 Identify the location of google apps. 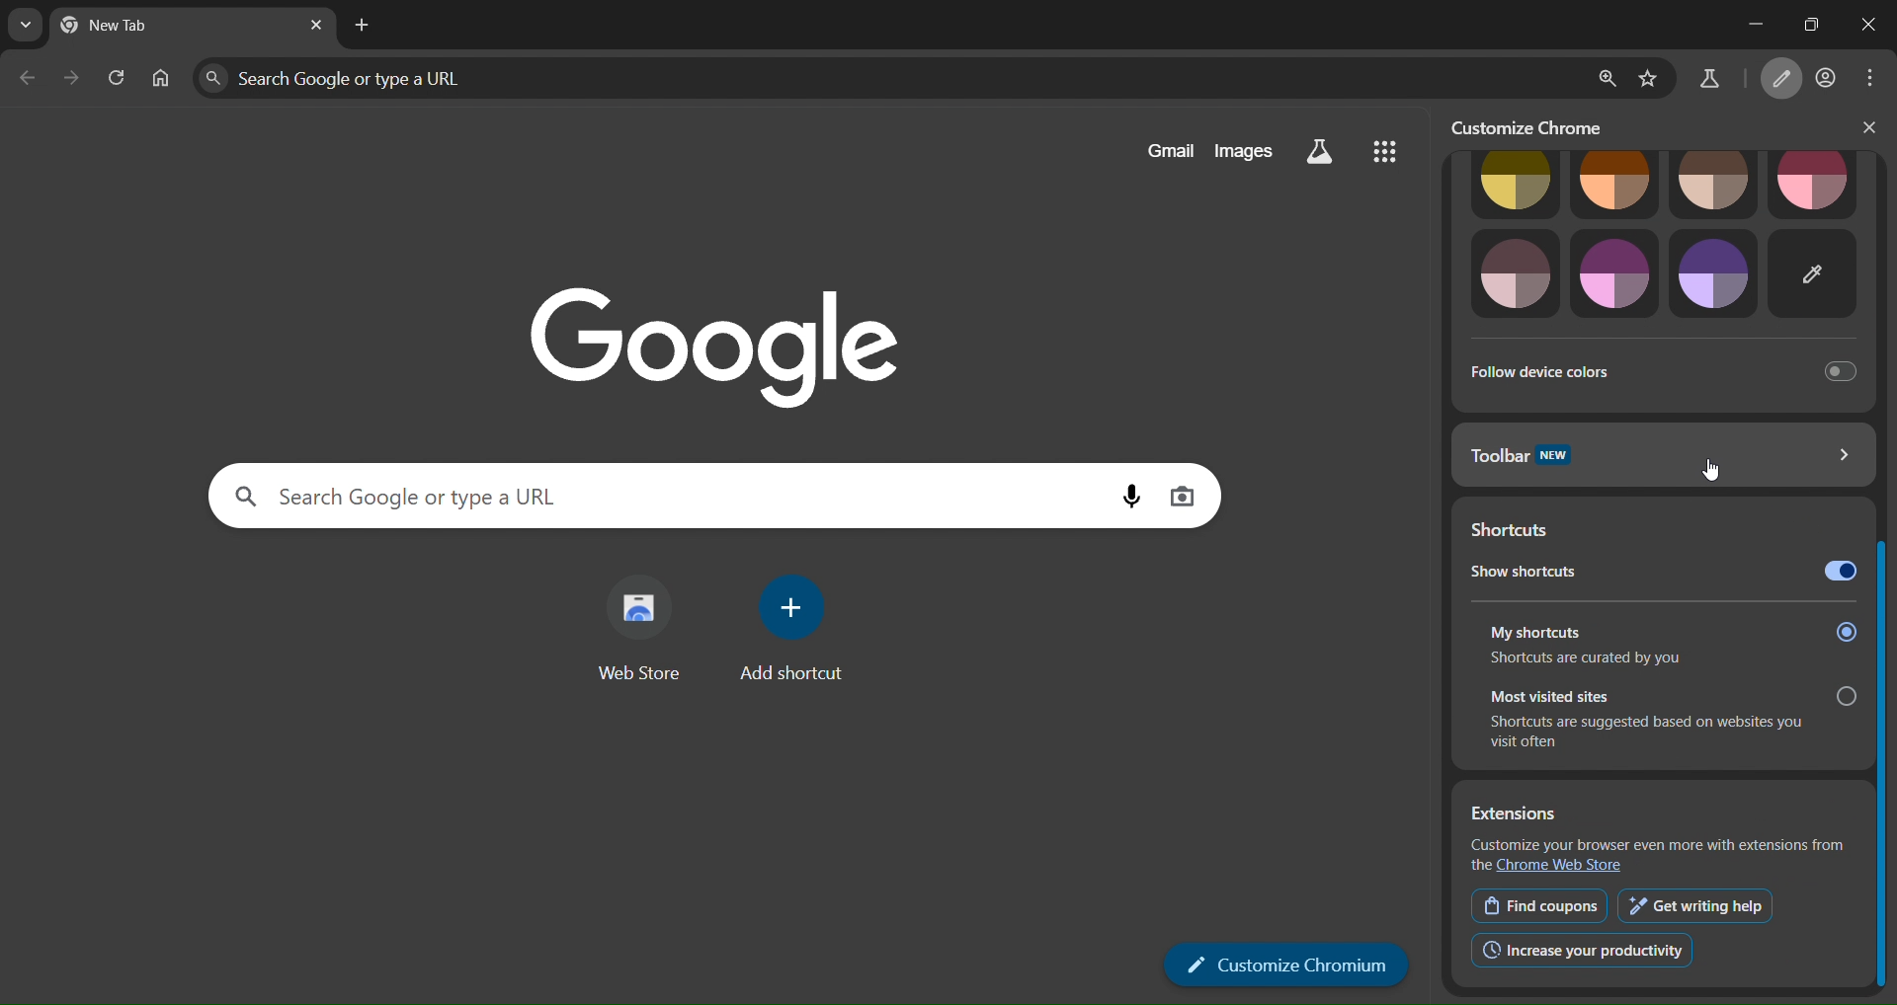
(1385, 152).